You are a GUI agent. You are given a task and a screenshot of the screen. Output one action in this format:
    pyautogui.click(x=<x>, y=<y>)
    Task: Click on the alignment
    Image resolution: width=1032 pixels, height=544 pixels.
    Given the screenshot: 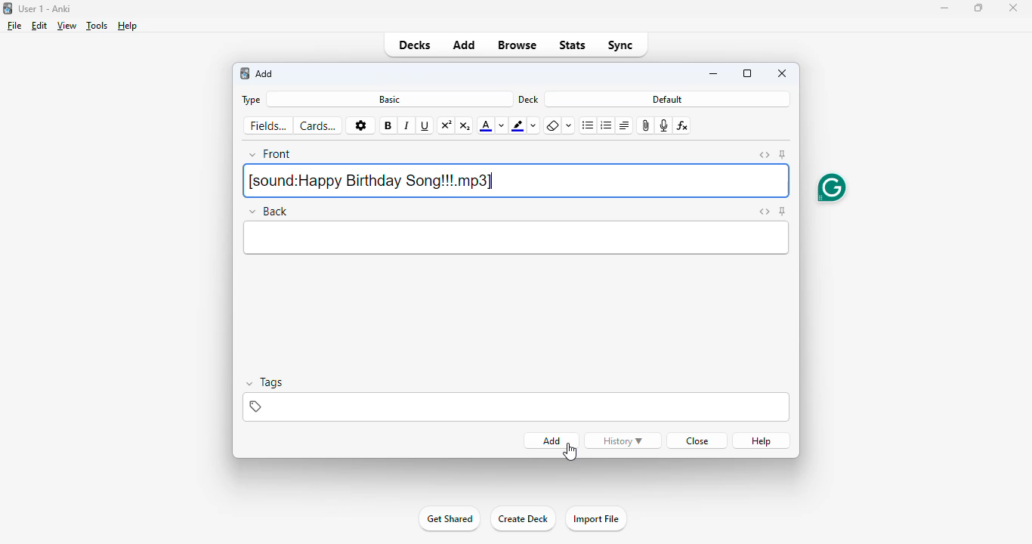 What is the action you would take?
    pyautogui.click(x=624, y=126)
    